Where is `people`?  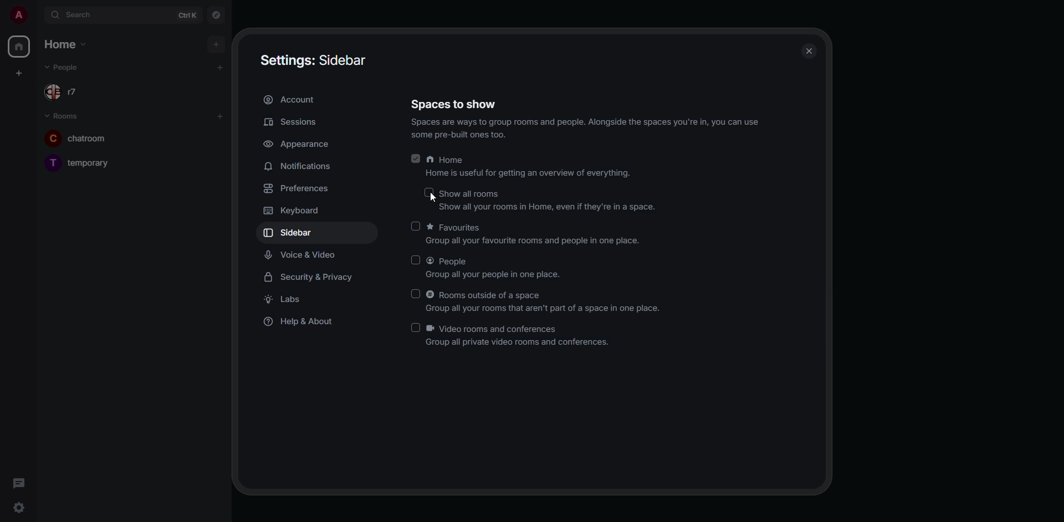
people is located at coordinates (71, 69).